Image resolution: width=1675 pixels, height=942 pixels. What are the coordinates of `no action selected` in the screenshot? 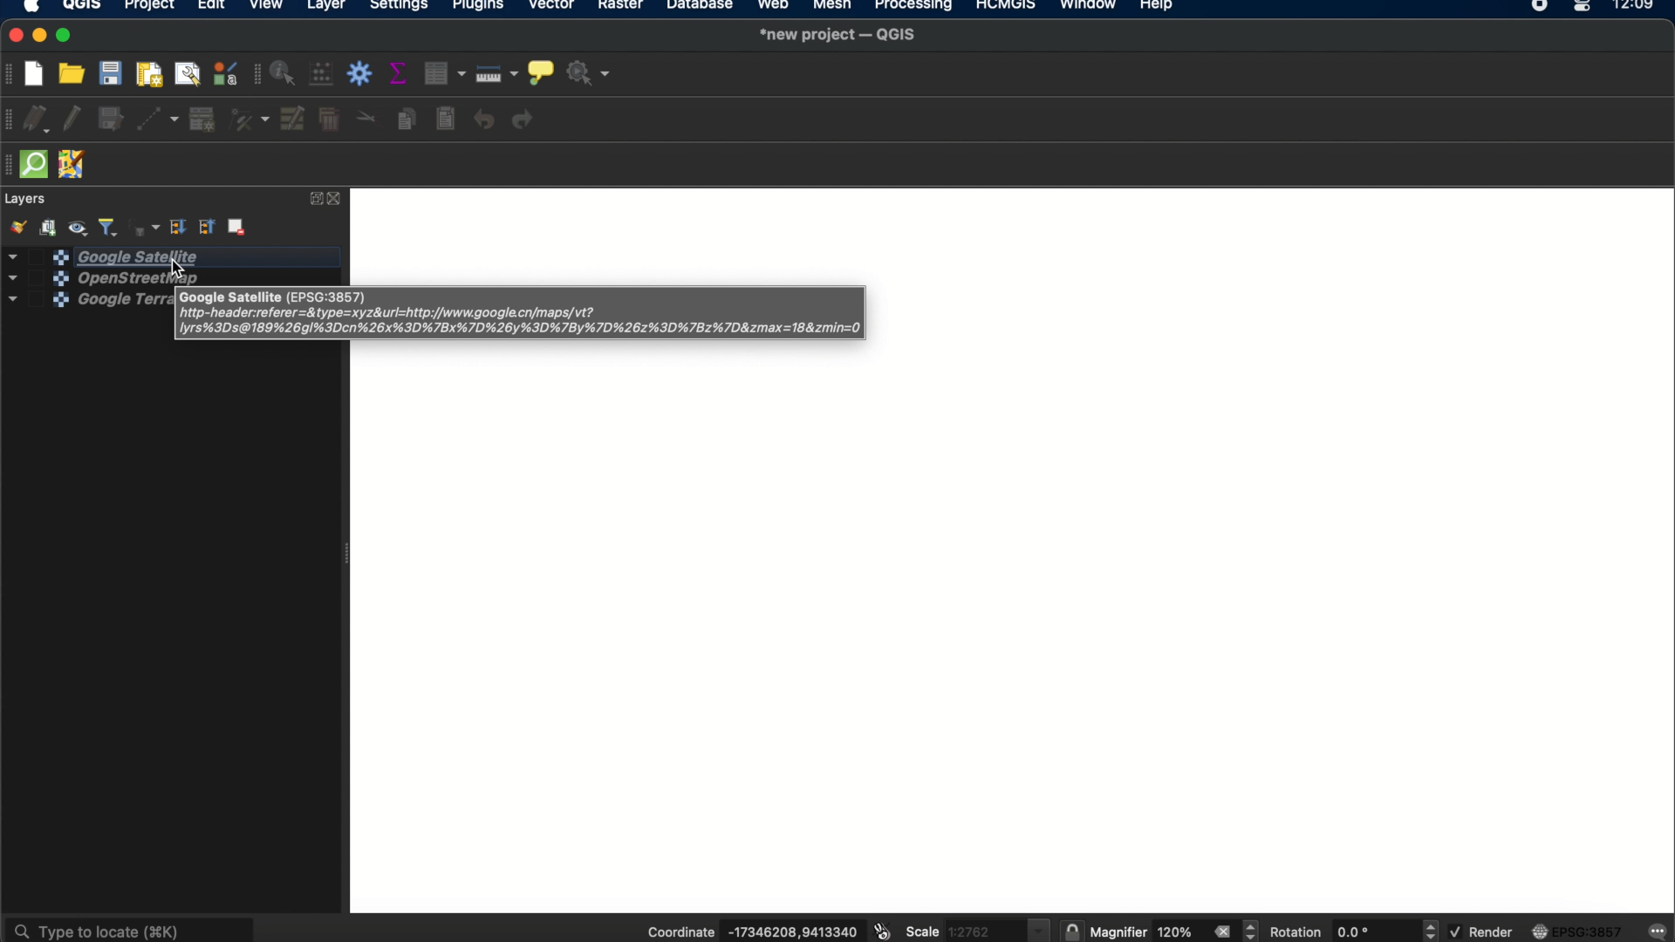 It's located at (588, 74).